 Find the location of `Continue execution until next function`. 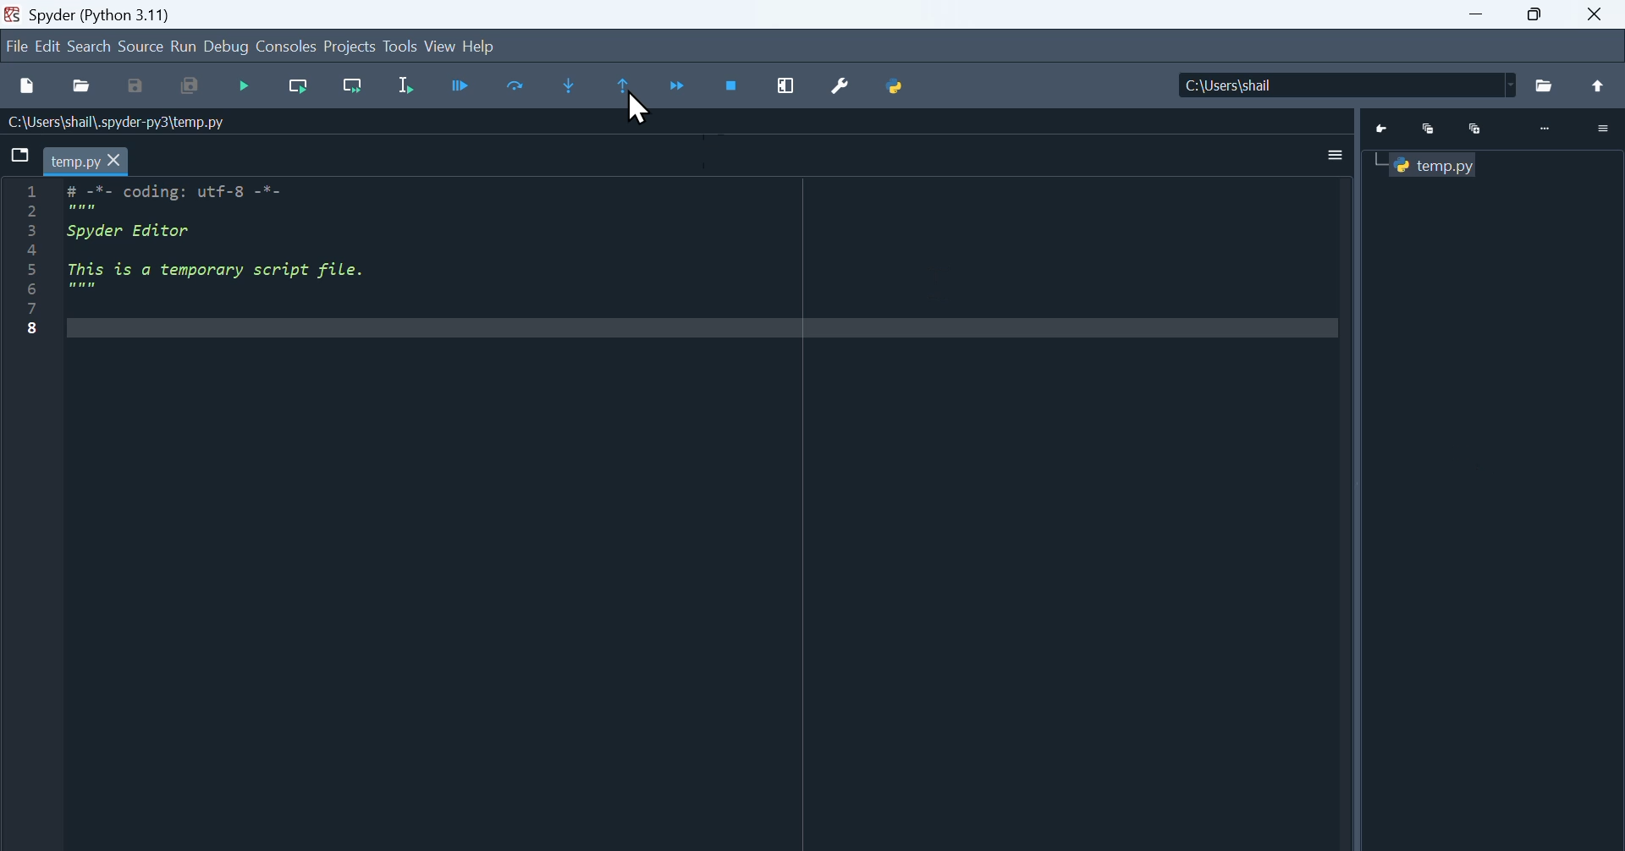

Continue execution until next function is located at coordinates (676, 85).